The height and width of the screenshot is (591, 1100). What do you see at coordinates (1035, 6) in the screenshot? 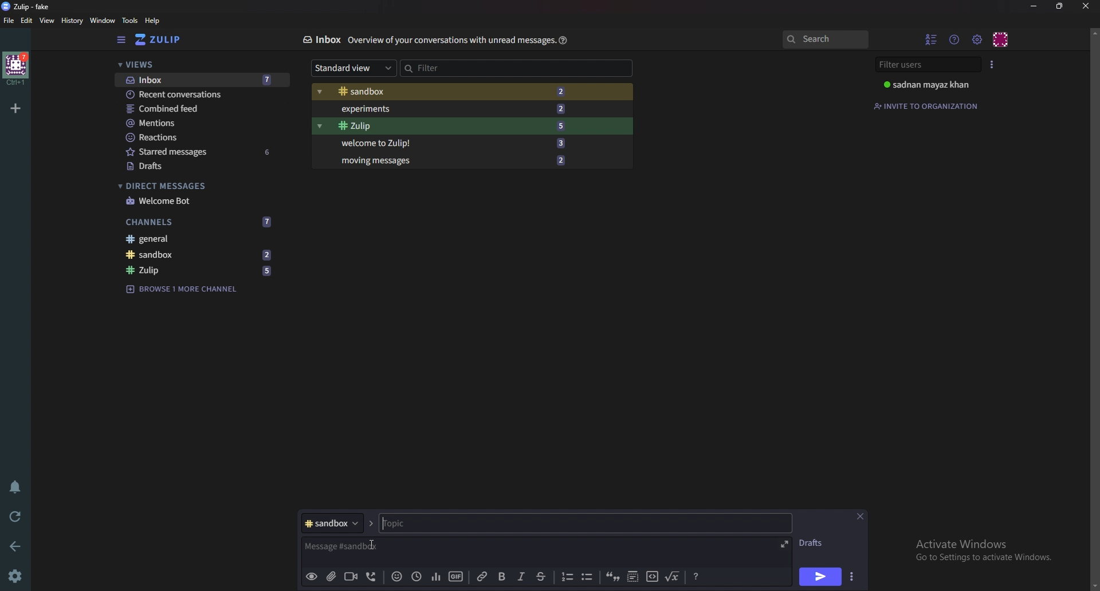
I see `Minimize` at bounding box center [1035, 6].